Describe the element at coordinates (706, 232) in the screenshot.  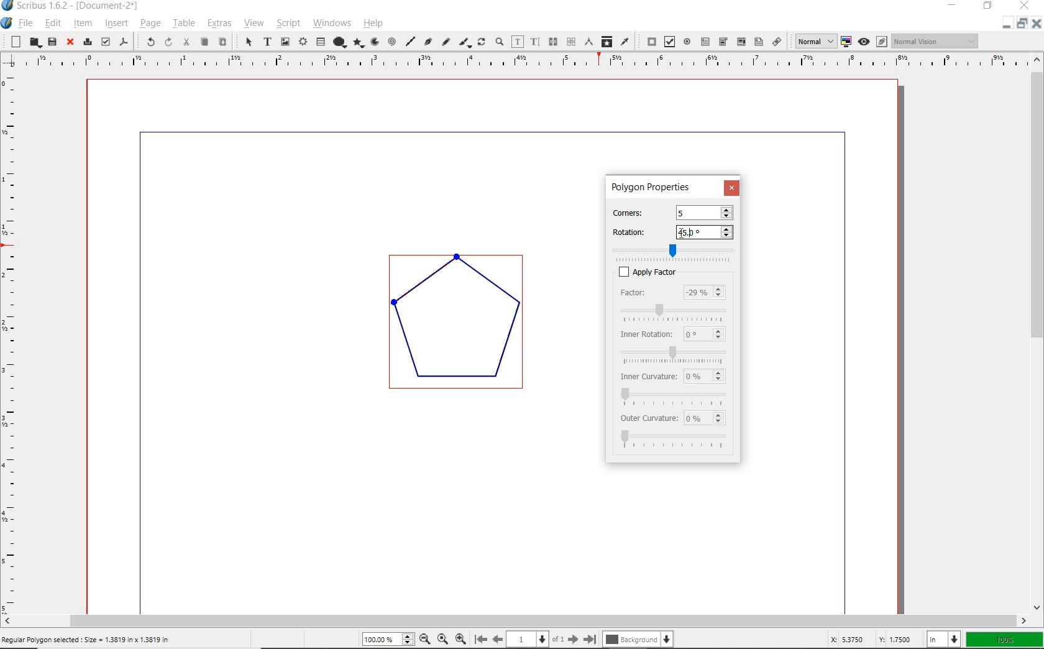
I see `input rotate` at that location.